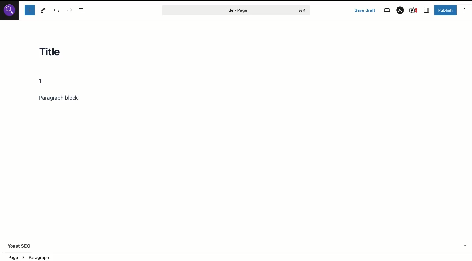  Describe the element at coordinates (43, 81) in the screenshot. I see `Text` at that location.